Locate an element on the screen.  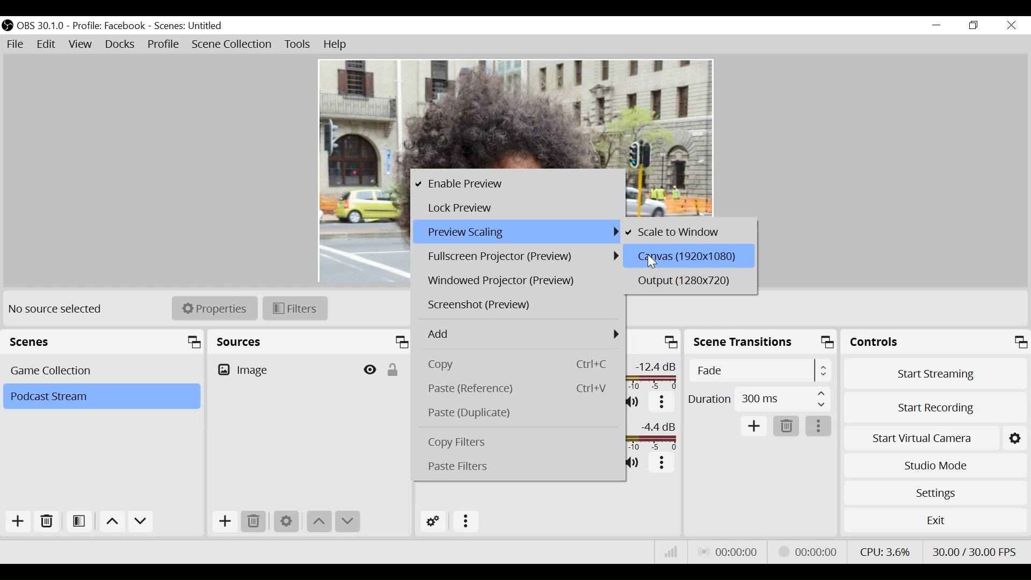
Add is located at coordinates (520, 332).